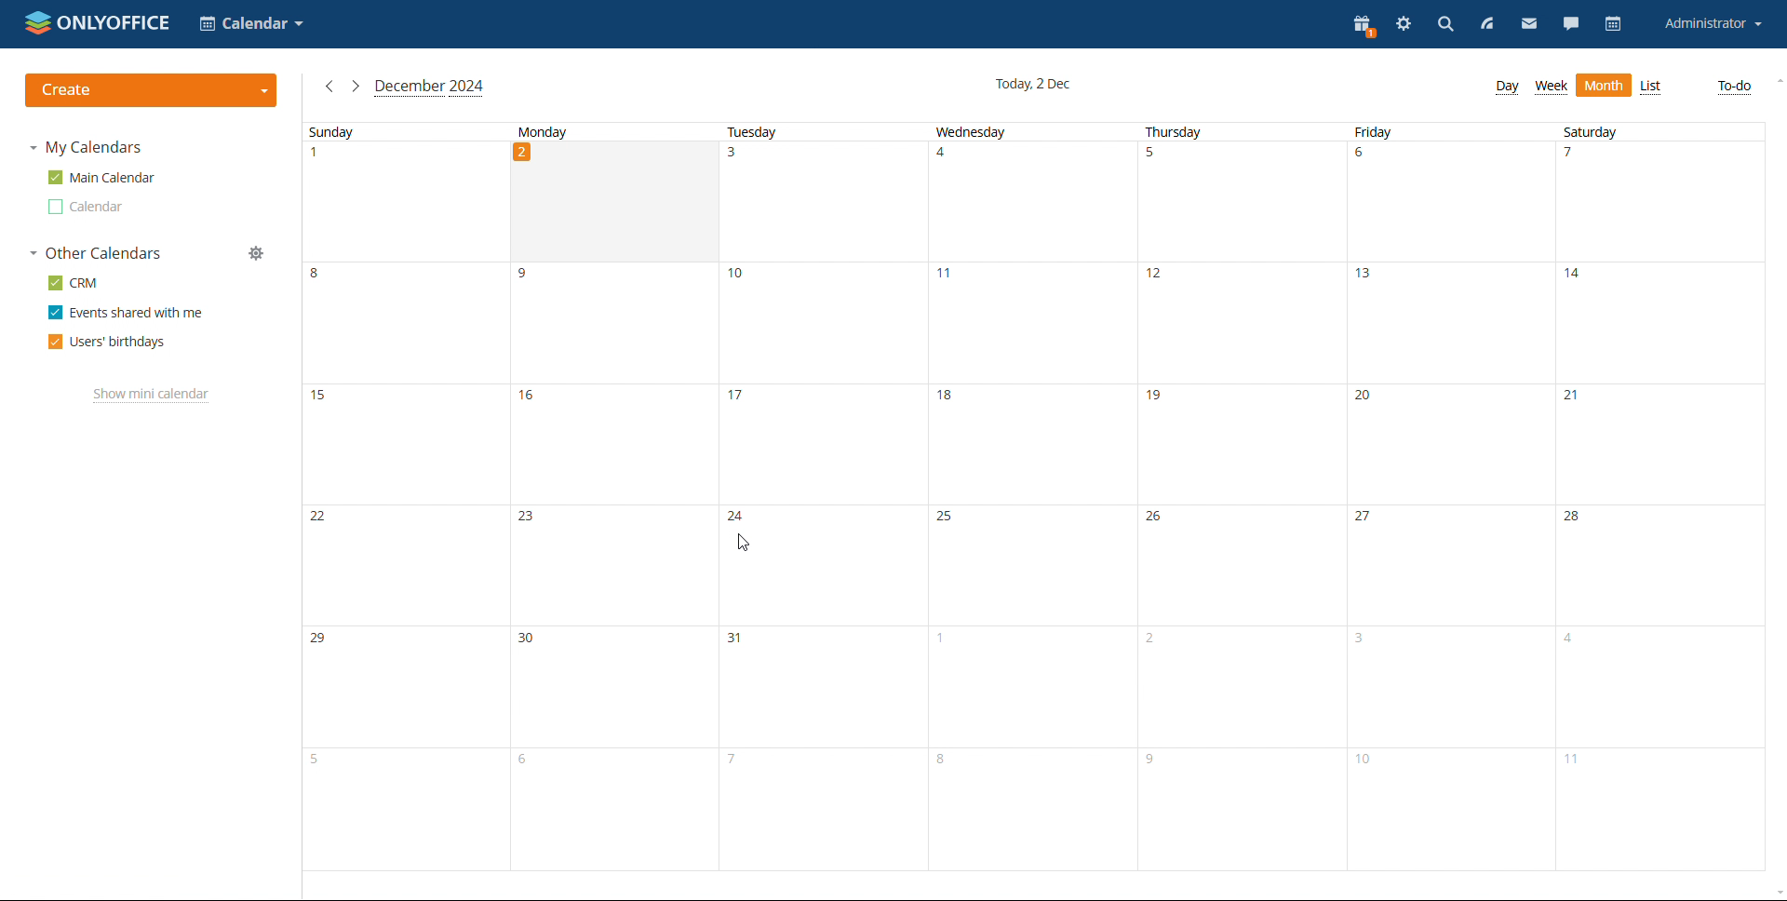 The width and height of the screenshot is (1787, 901). What do you see at coordinates (1374, 132) in the screenshot?
I see `Friday` at bounding box center [1374, 132].